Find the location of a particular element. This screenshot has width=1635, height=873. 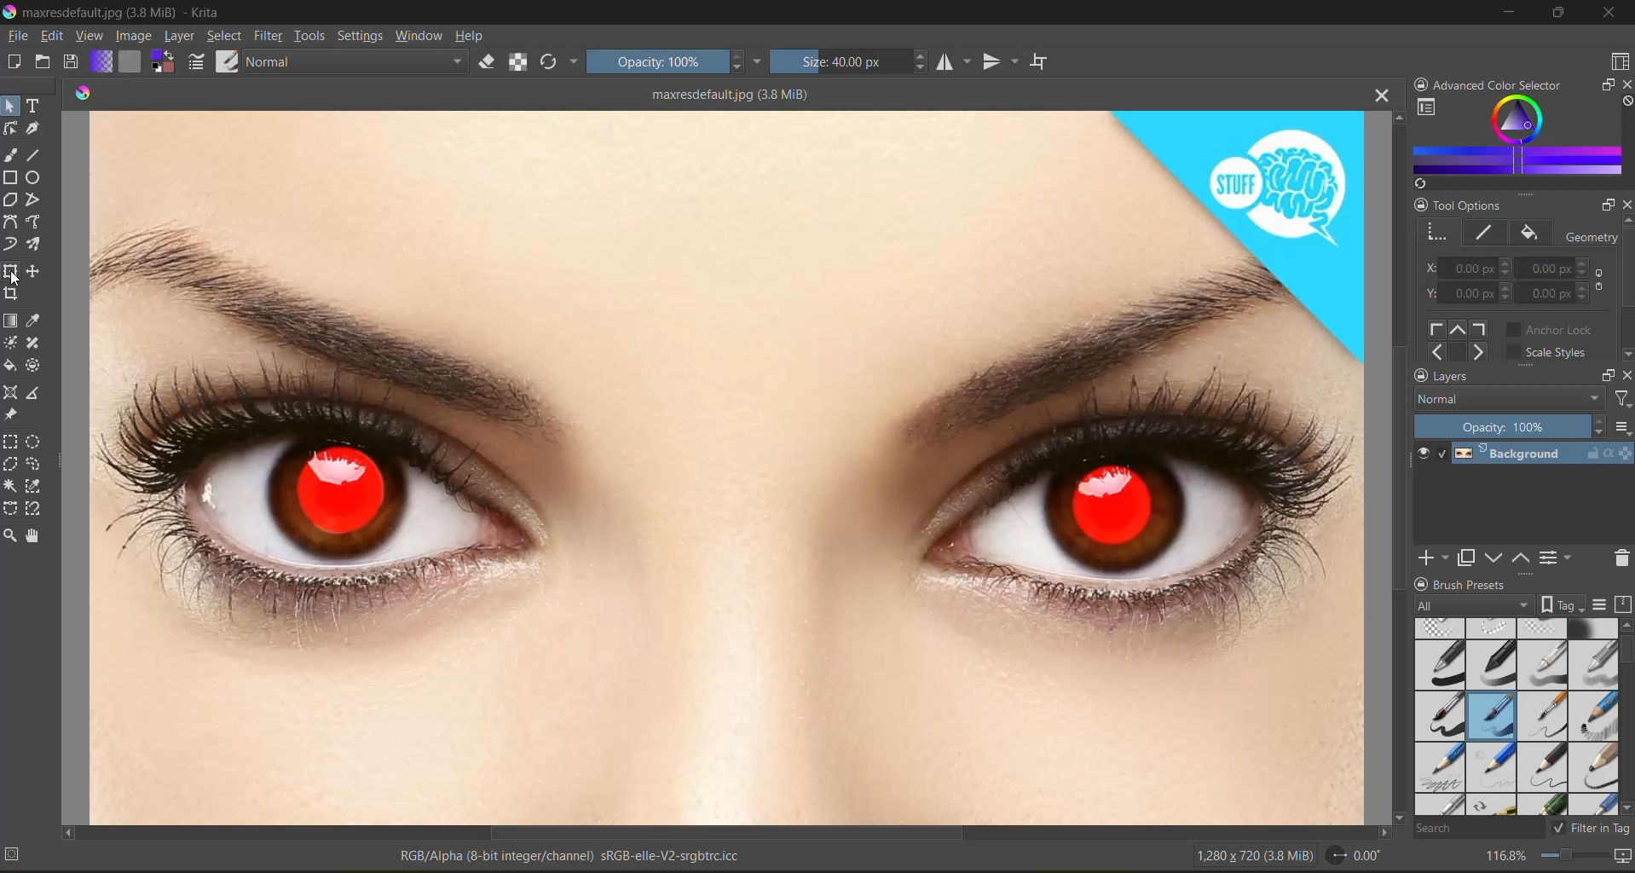

settings is located at coordinates (362, 36).